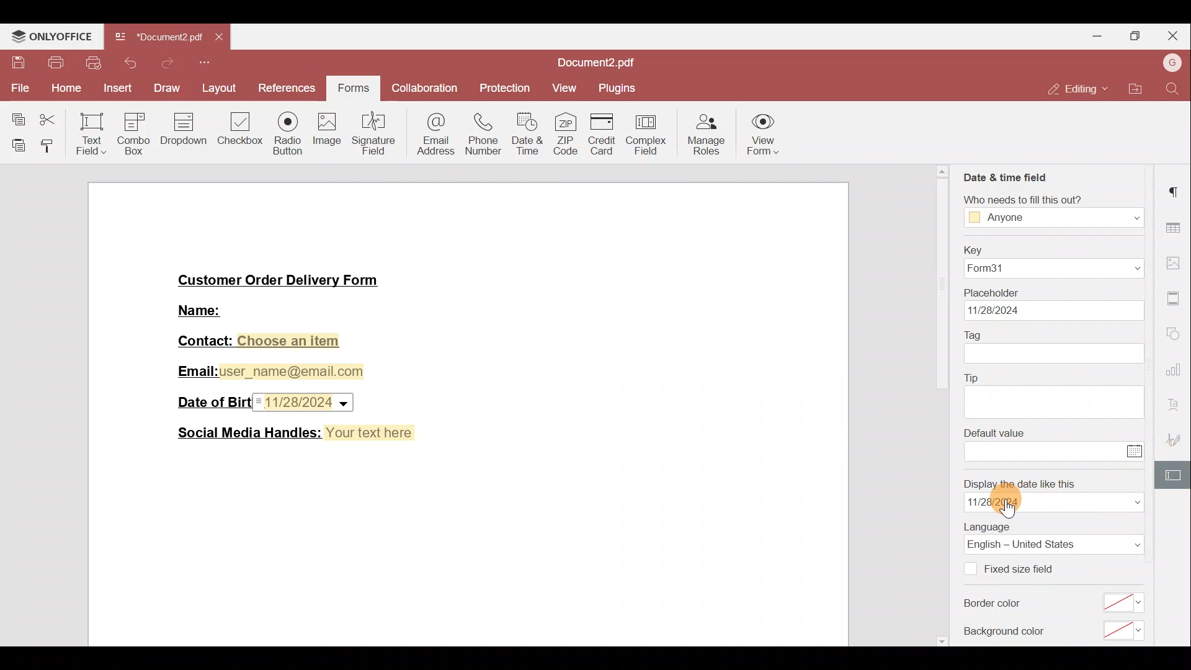 The width and height of the screenshot is (1191, 670). I want to click on Signature settings, so click(1176, 440).